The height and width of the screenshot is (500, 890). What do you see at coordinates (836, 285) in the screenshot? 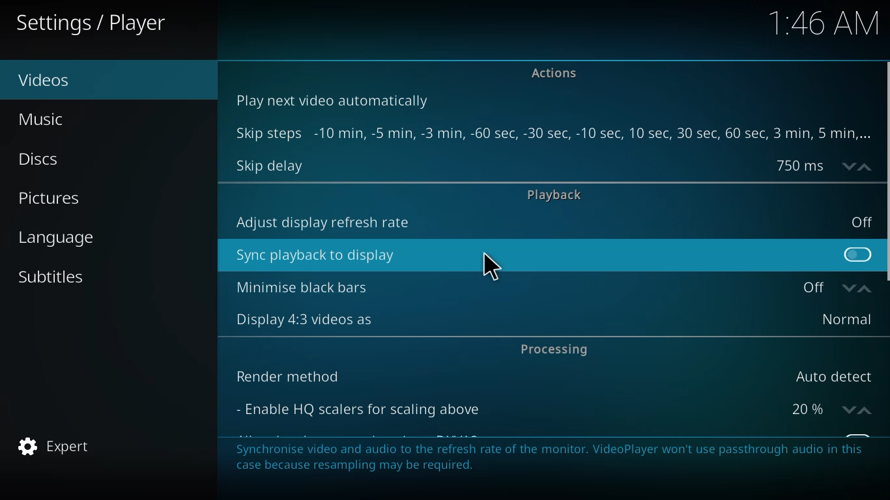
I see `off` at bounding box center [836, 285].